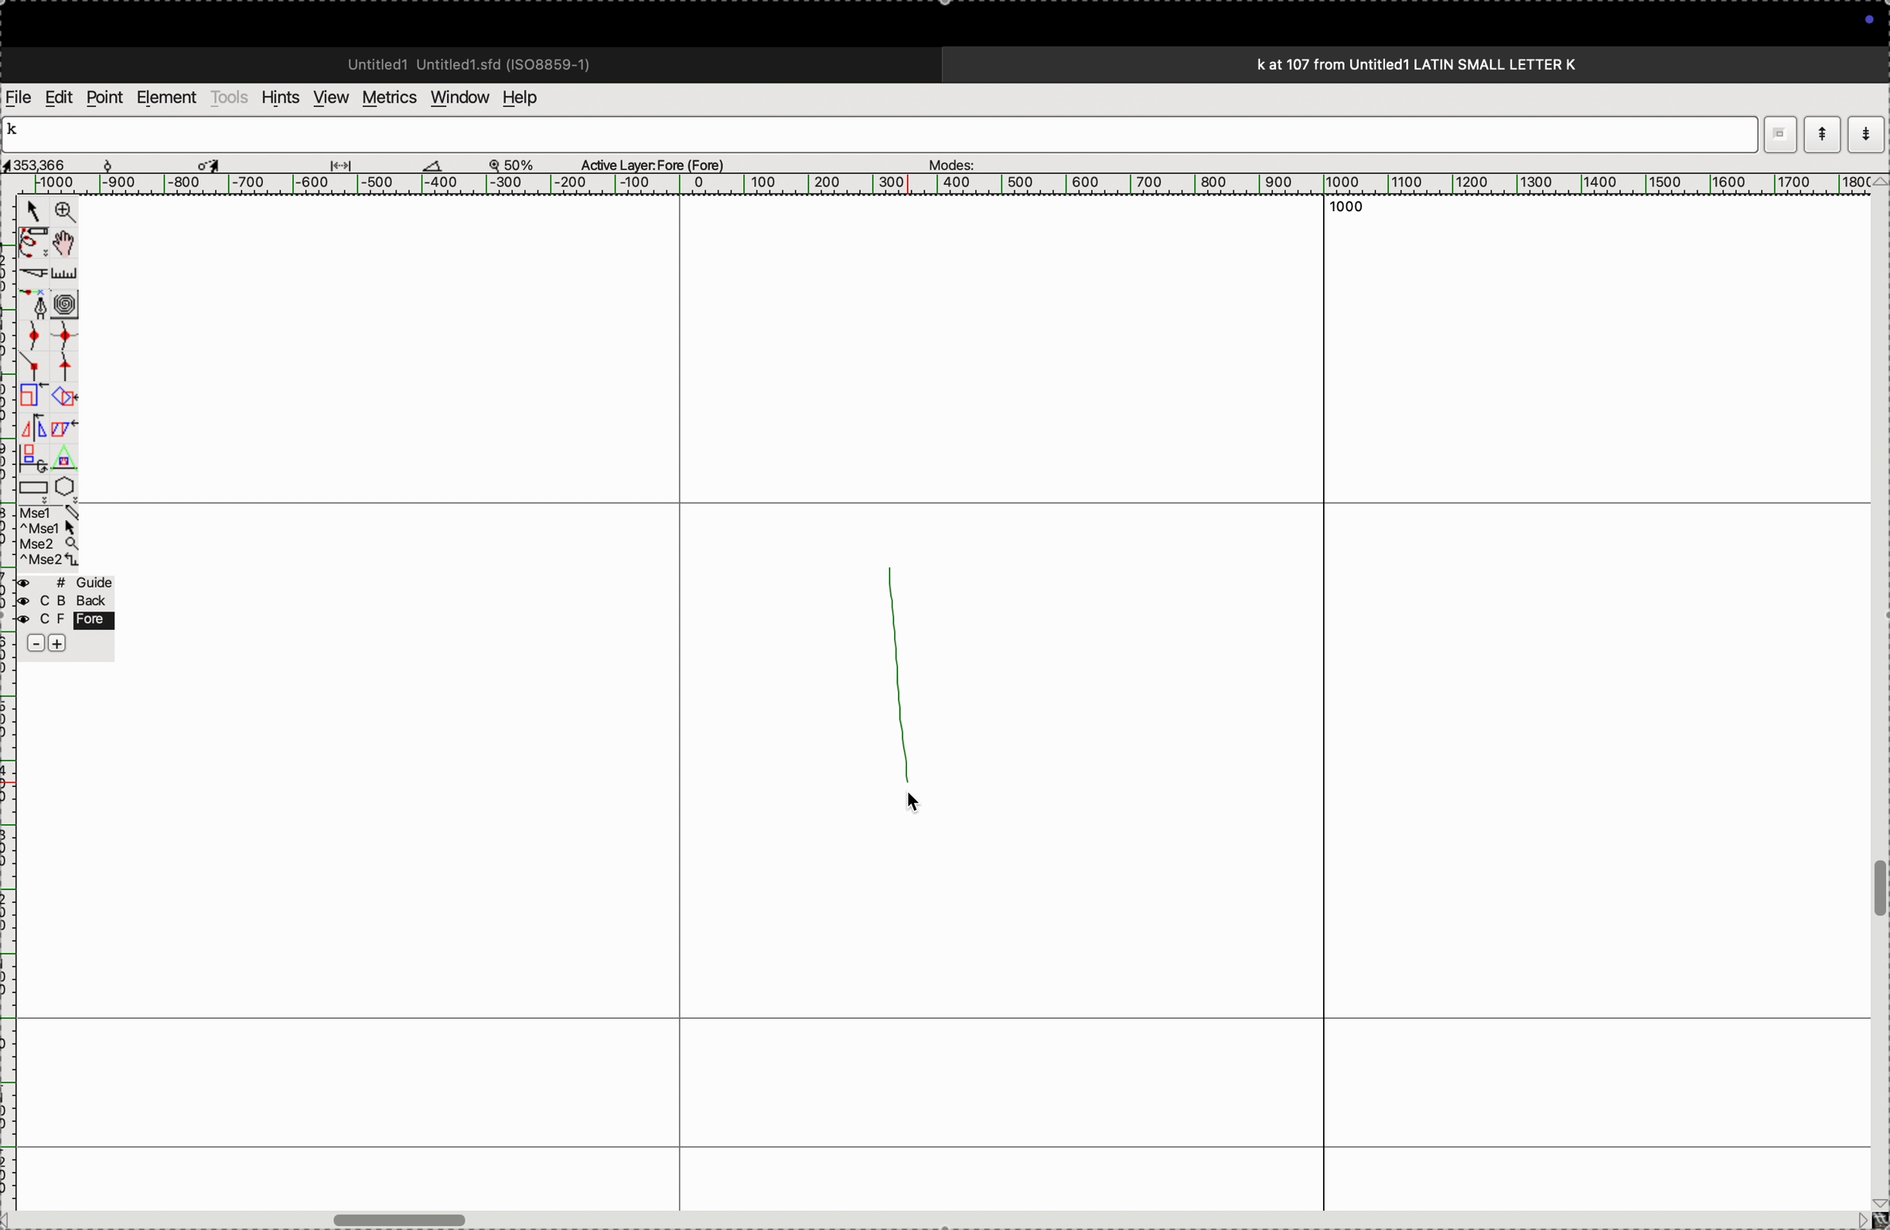 The height and width of the screenshot is (1230, 1890). Describe the element at coordinates (51, 538) in the screenshot. I see `mse` at that location.